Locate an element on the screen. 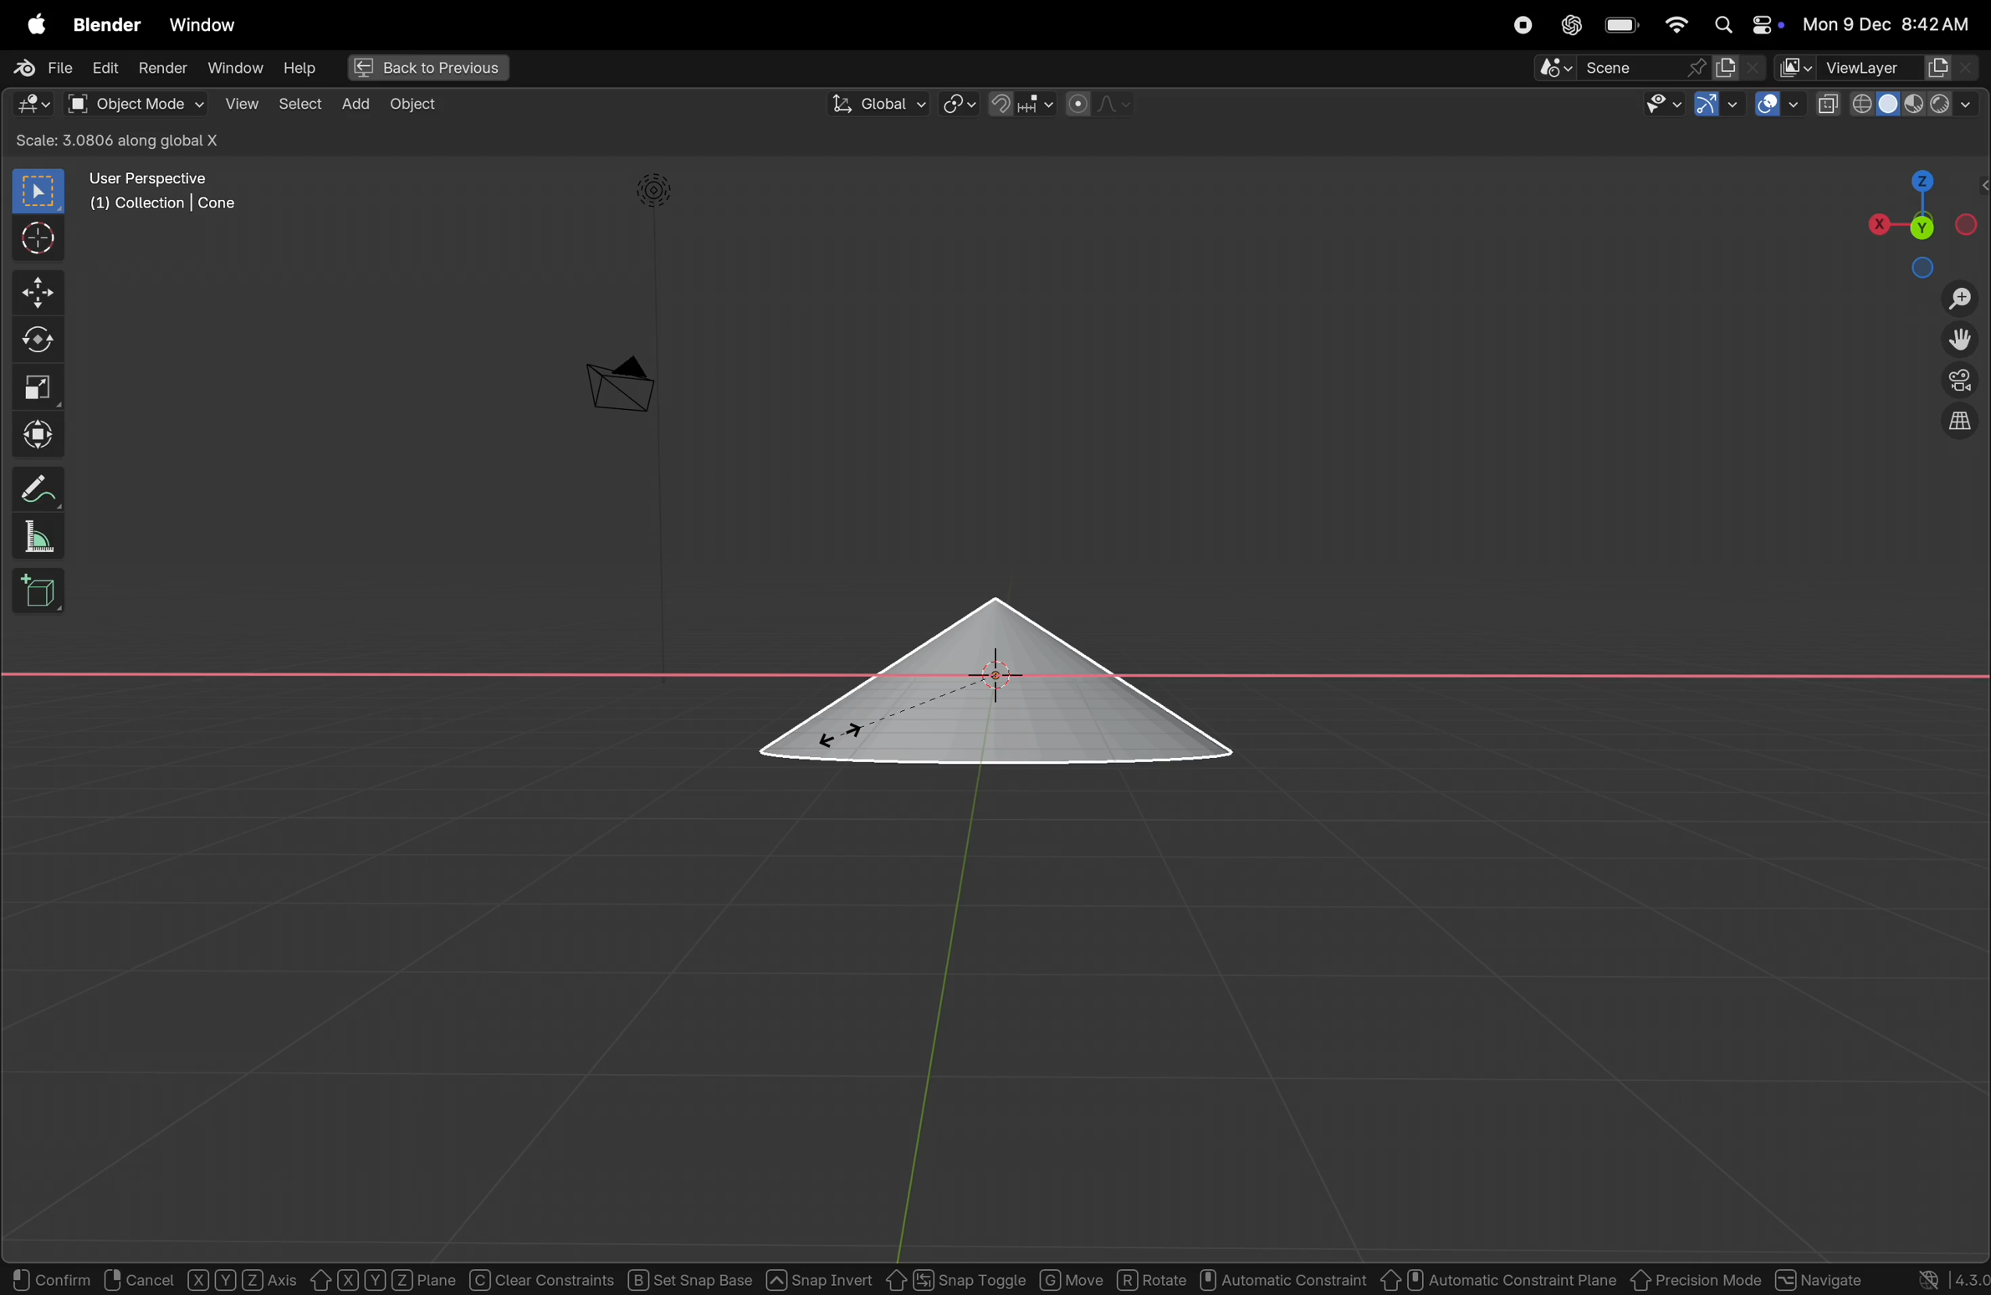  snap invert is located at coordinates (820, 1277).